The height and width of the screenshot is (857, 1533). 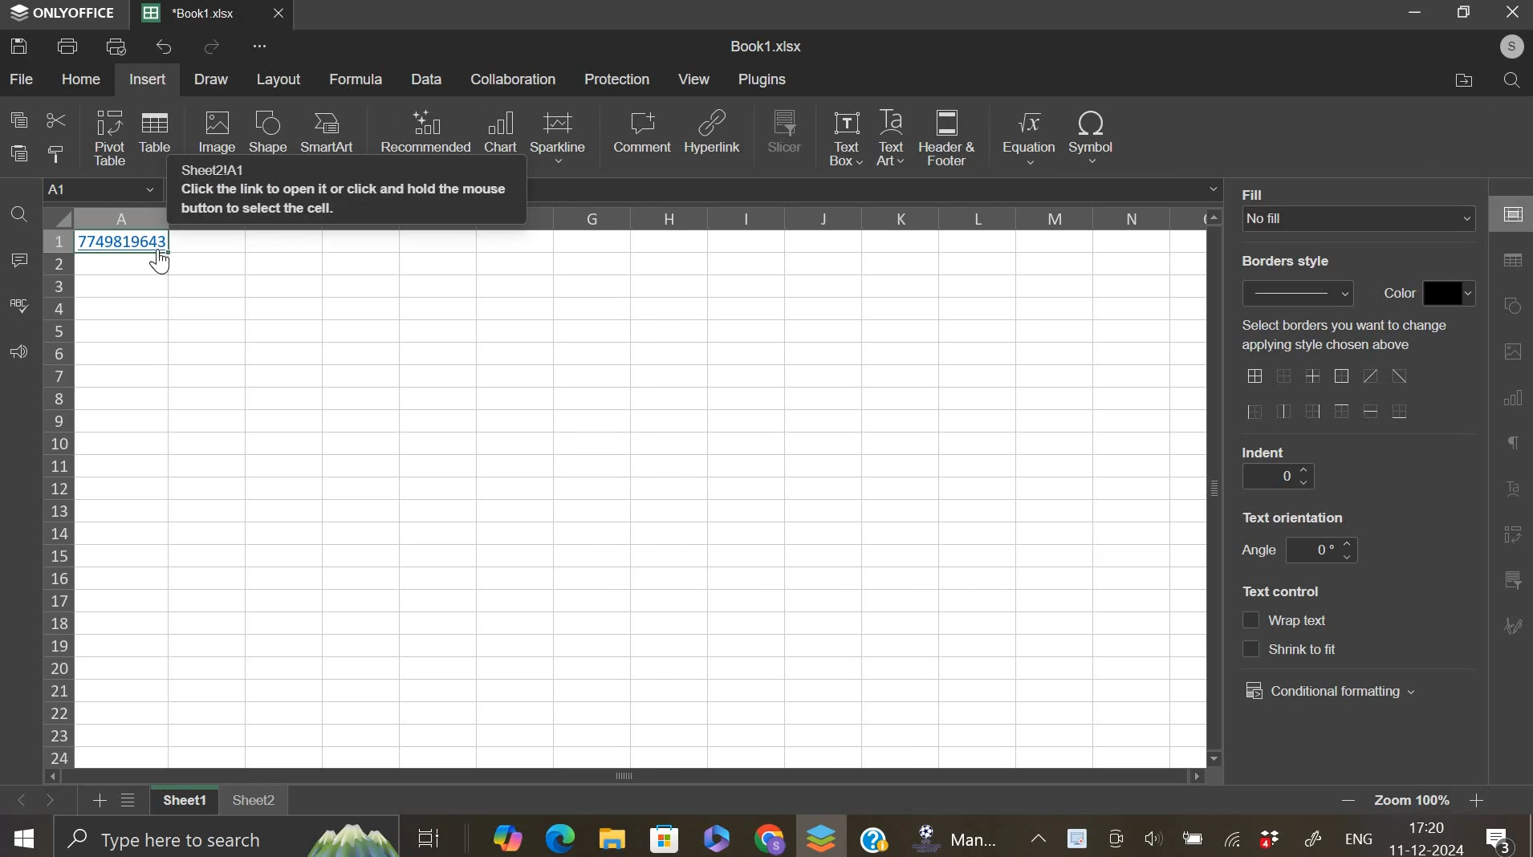 What do you see at coordinates (500, 132) in the screenshot?
I see `chart` at bounding box center [500, 132].